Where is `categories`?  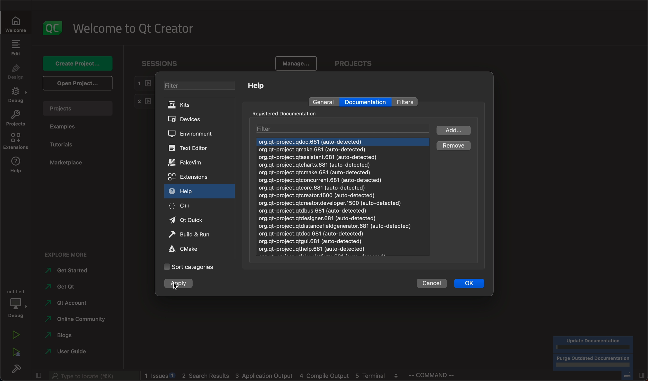
categories is located at coordinates (191, 268).